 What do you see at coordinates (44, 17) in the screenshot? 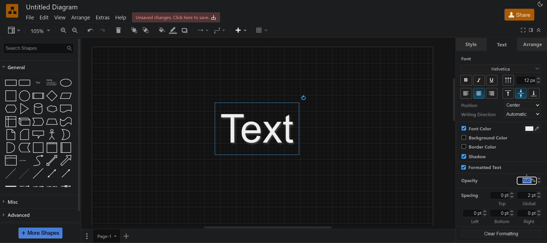
I see `edit` at bounding box center [44, 17].